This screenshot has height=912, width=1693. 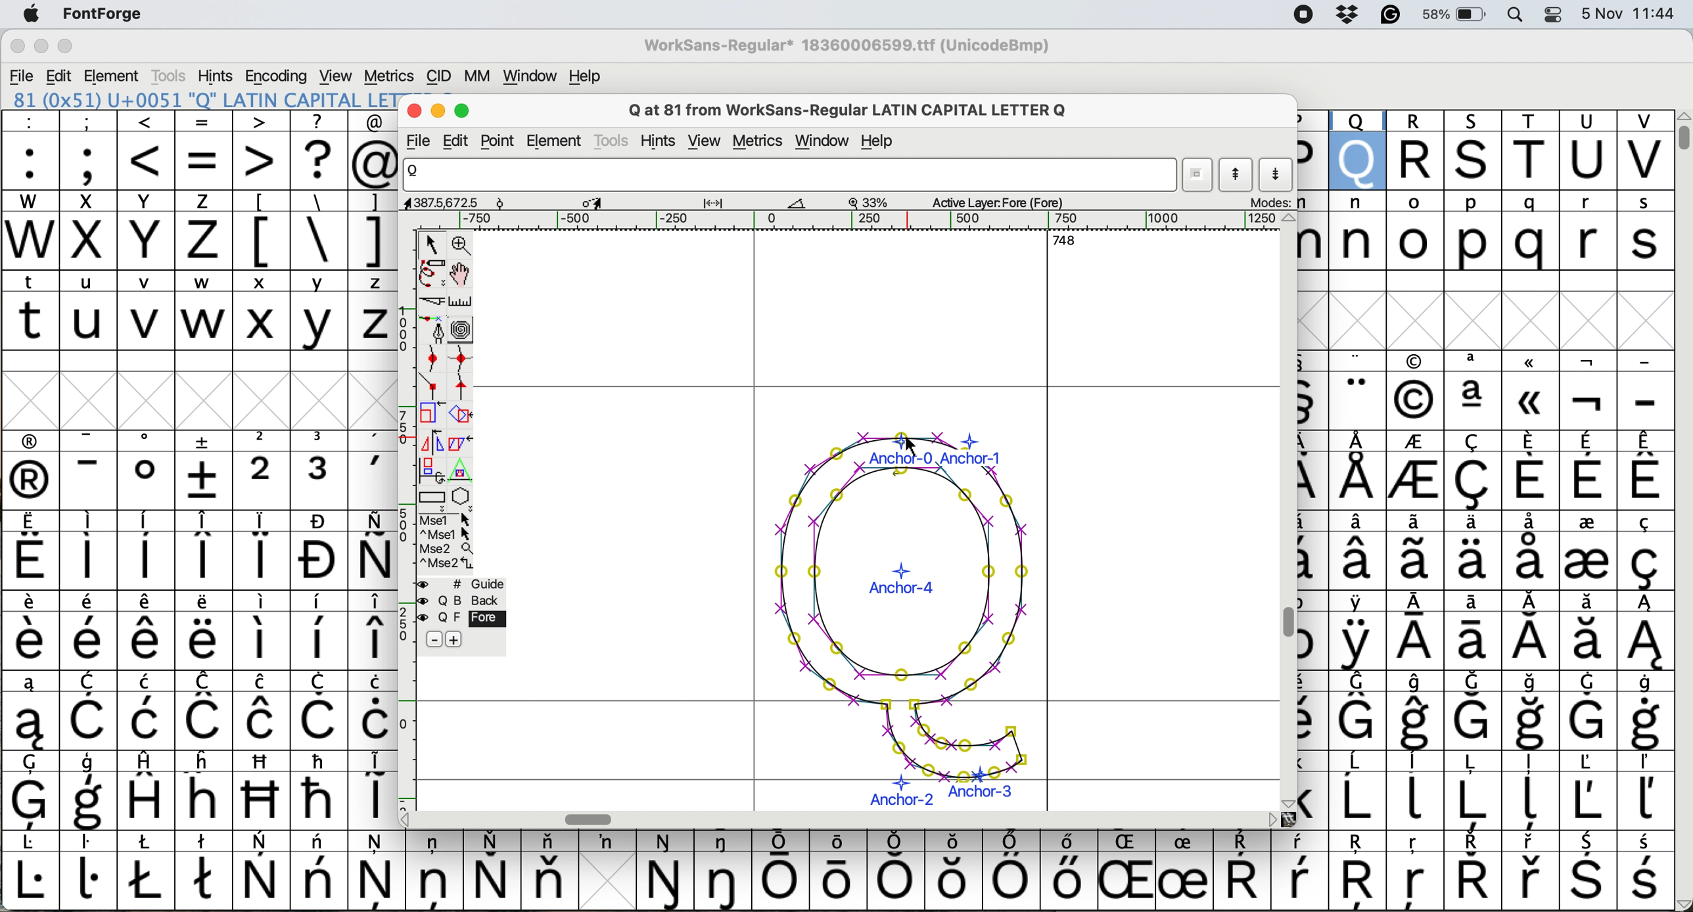 What do you see at coordinates (464, 388) in the screenshot?
I see `add a tangent point` at bounding box center [464, 388].